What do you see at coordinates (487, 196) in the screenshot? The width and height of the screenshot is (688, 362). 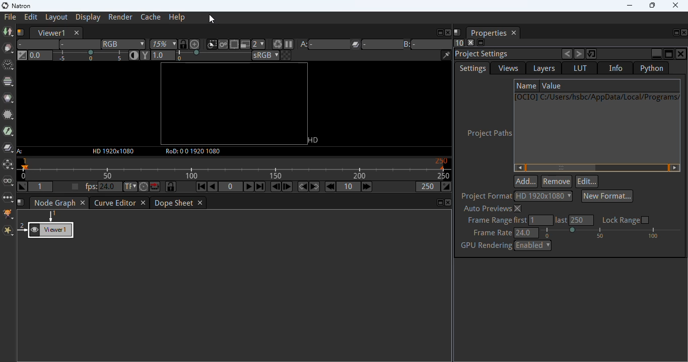 I see `project format` at bounding box center [487, 196].